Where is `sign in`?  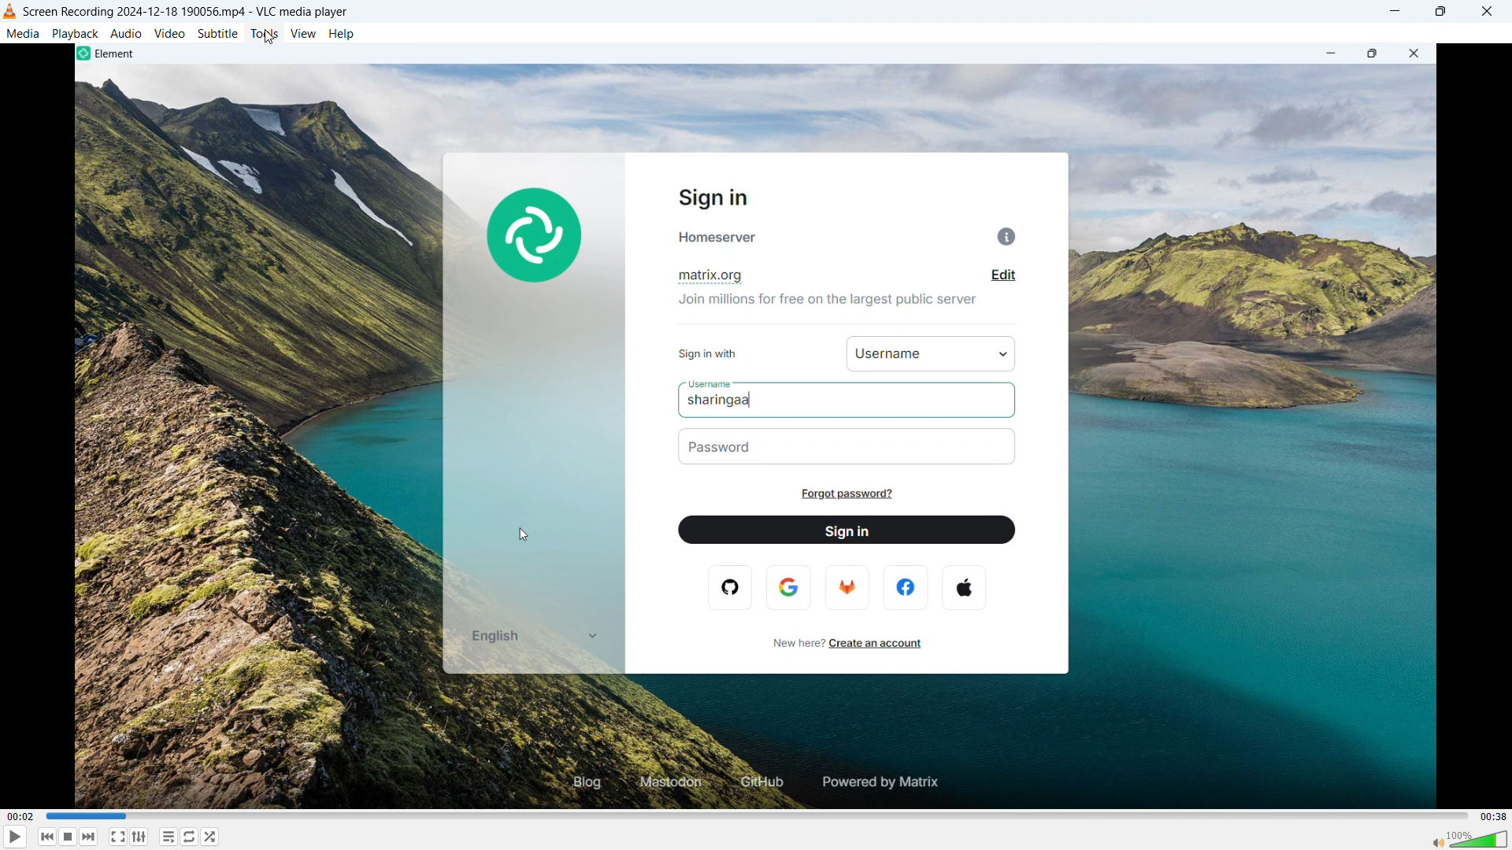 sign in is located at coordinates (848, 530).